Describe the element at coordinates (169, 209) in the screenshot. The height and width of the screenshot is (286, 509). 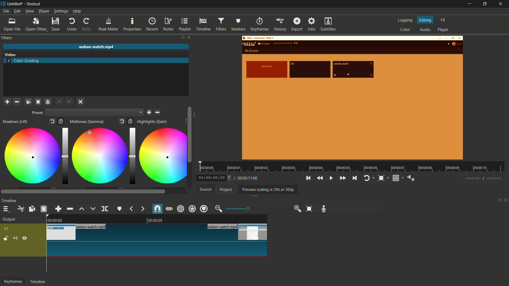
I see `scrub while dragging` at that location.